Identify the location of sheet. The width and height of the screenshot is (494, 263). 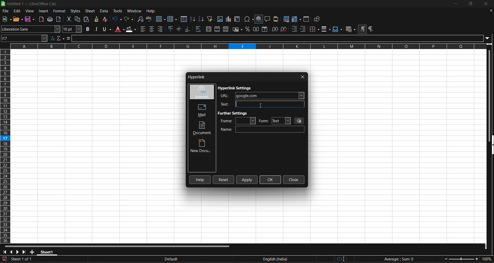
(90, 11).